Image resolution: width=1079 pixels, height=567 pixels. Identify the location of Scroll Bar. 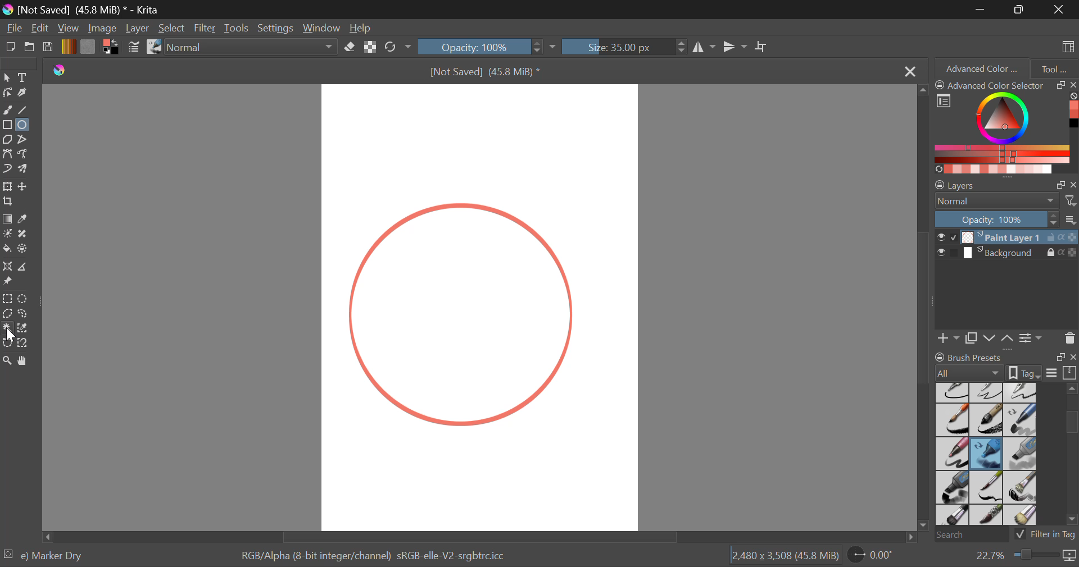
(925, 310).